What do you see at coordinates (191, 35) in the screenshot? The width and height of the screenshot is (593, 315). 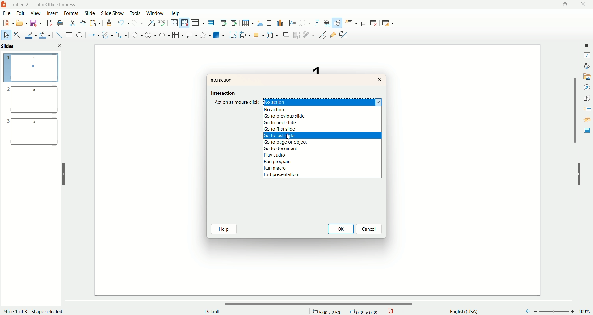 I see `callout shapes` at bounding box center [191, 35].